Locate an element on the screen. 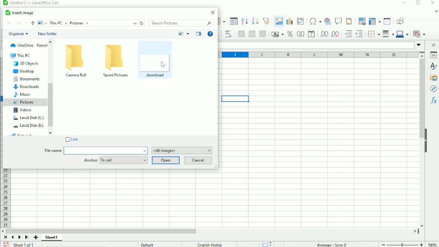 The image size is (439, 247). Videos is located at coordinates (22, 110).